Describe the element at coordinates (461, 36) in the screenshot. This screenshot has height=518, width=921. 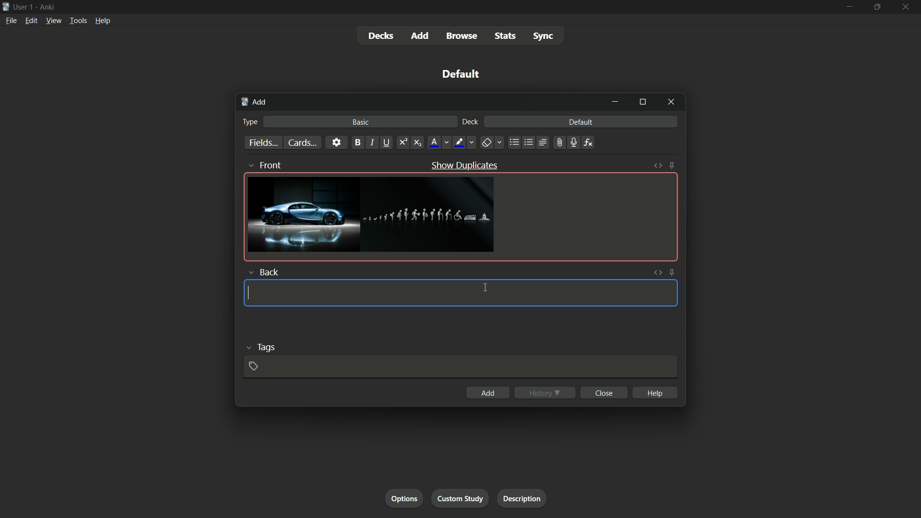
I see `browse` at that location.